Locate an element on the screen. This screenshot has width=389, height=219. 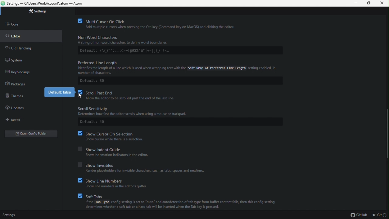
Render placeholders for invisible characters, such as tbs, spaces and newlines. is located at coordinates (145, 171).